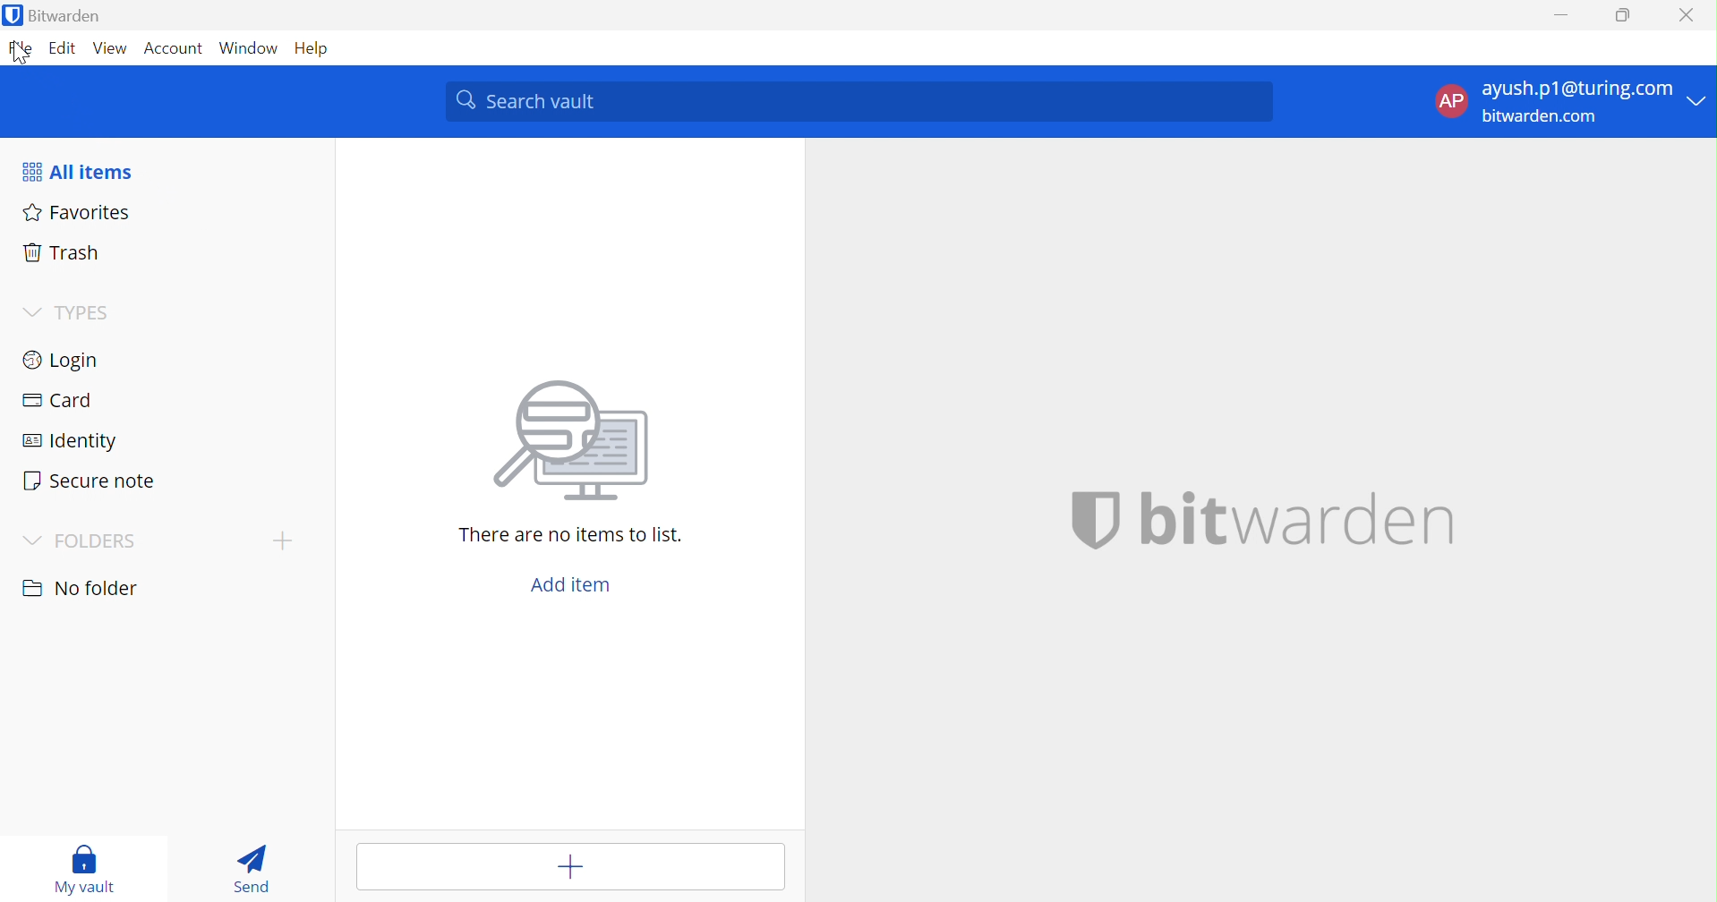  I want to click on Account settings , so click(1569, 100).